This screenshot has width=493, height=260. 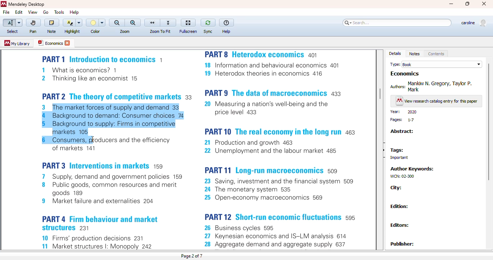 What do you see at coordinates (191, 256) in the screenshot?
I see `page 2 of 7` at bounding box center [191, 256].